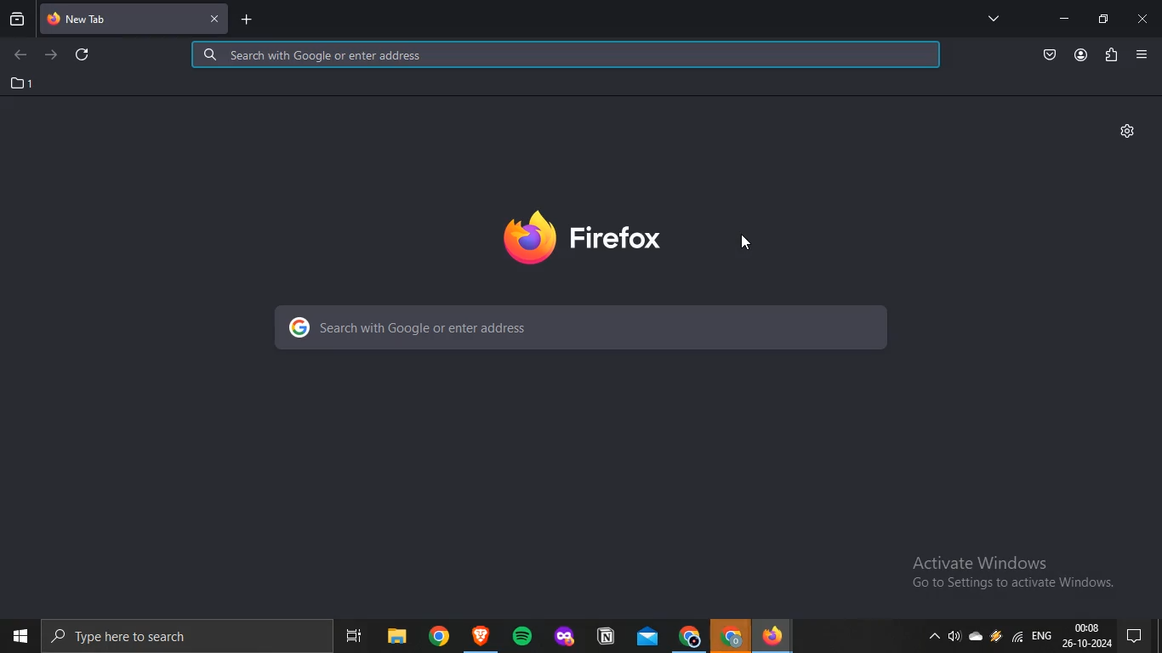  What do you see at coordinates (953, 638) in the screenshot?
I see `sound` at bounding box center [953, 638].